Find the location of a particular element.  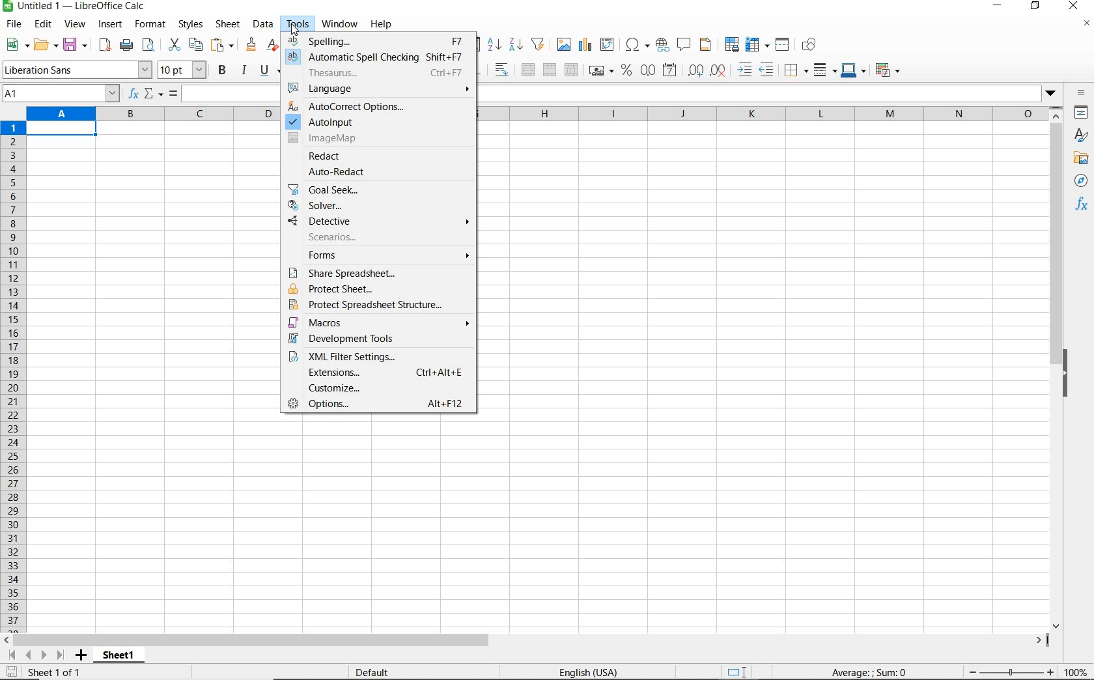

autofilter is located at coordinates (538, 44).